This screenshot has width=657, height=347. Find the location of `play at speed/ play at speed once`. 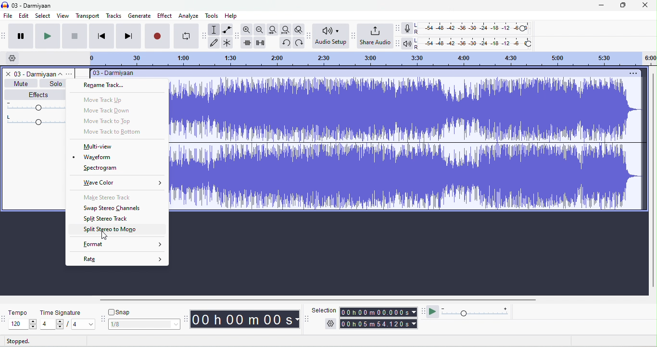

play at speed/ play at speed once is located at coordinates (433, 311).